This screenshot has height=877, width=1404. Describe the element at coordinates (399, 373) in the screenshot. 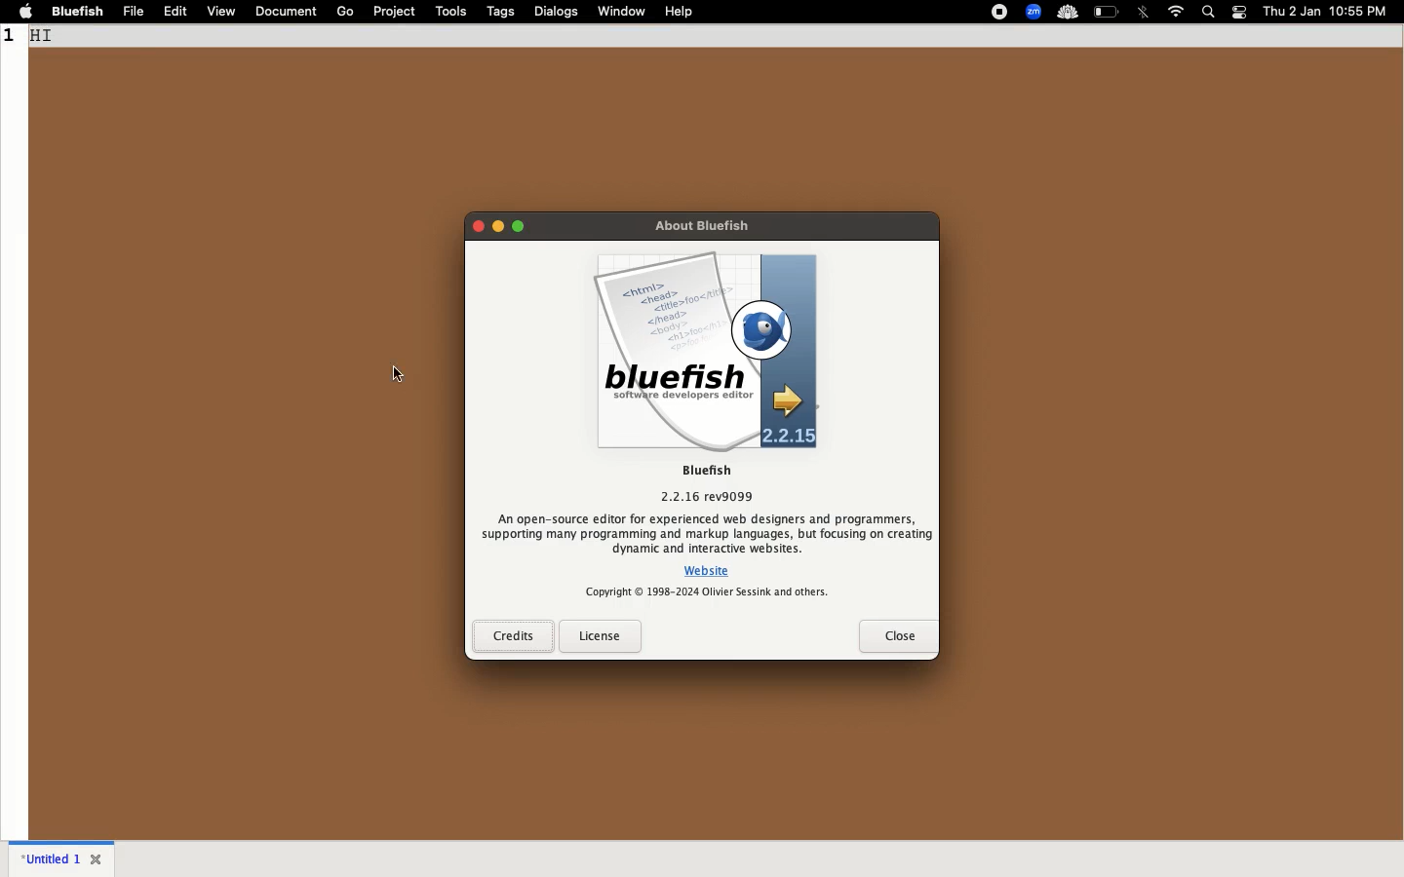

I see `cursor` at that location.